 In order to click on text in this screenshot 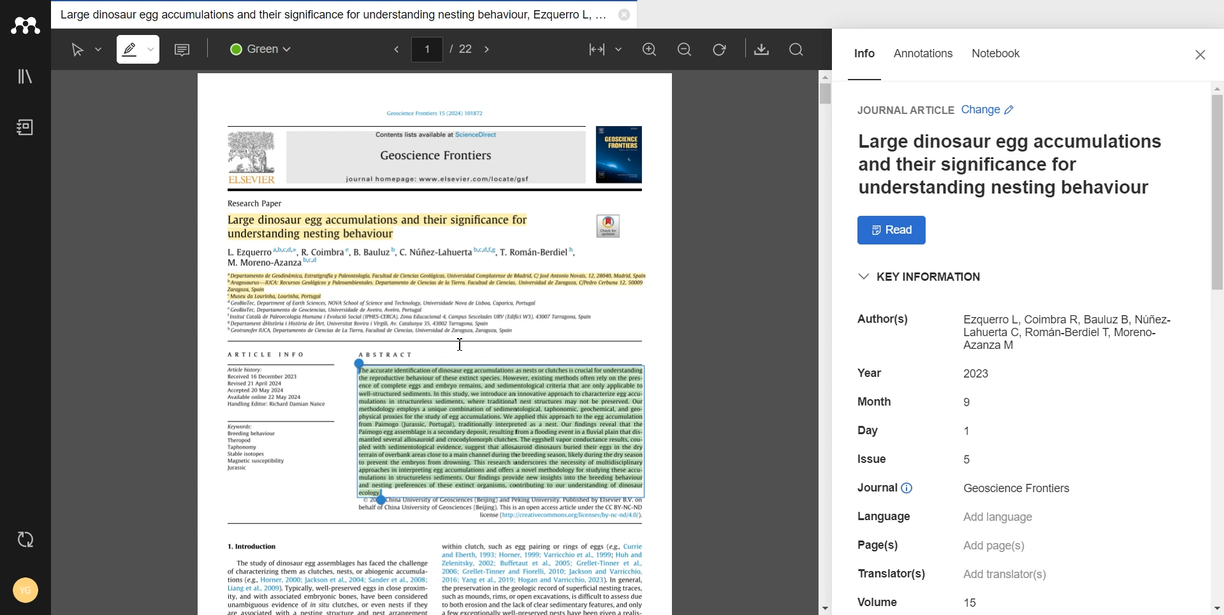, I will do `click(256, 448)`.